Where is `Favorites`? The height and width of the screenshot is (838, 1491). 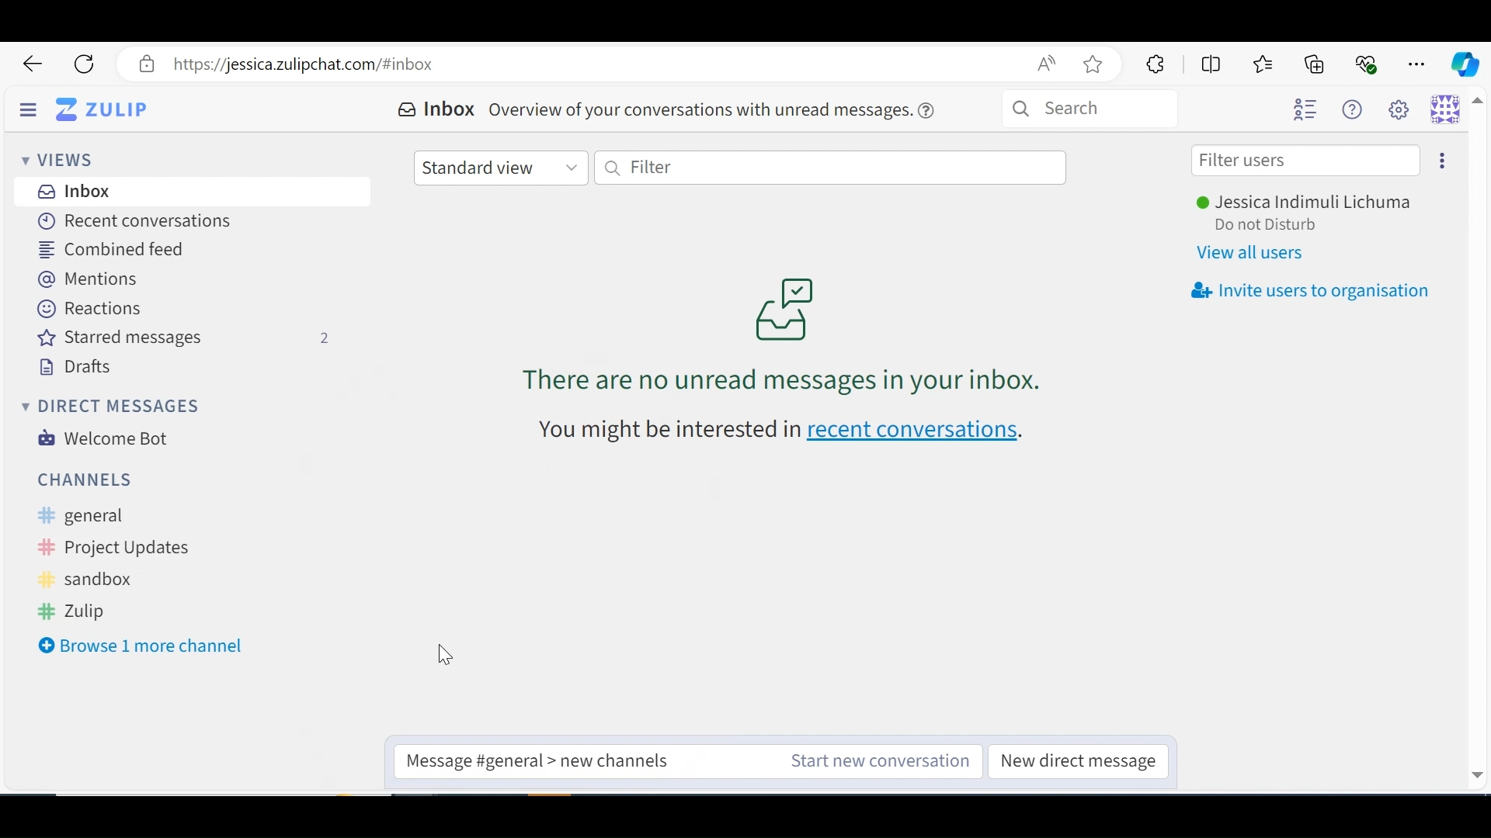 Favorites is located at coordinates (1265, 64).